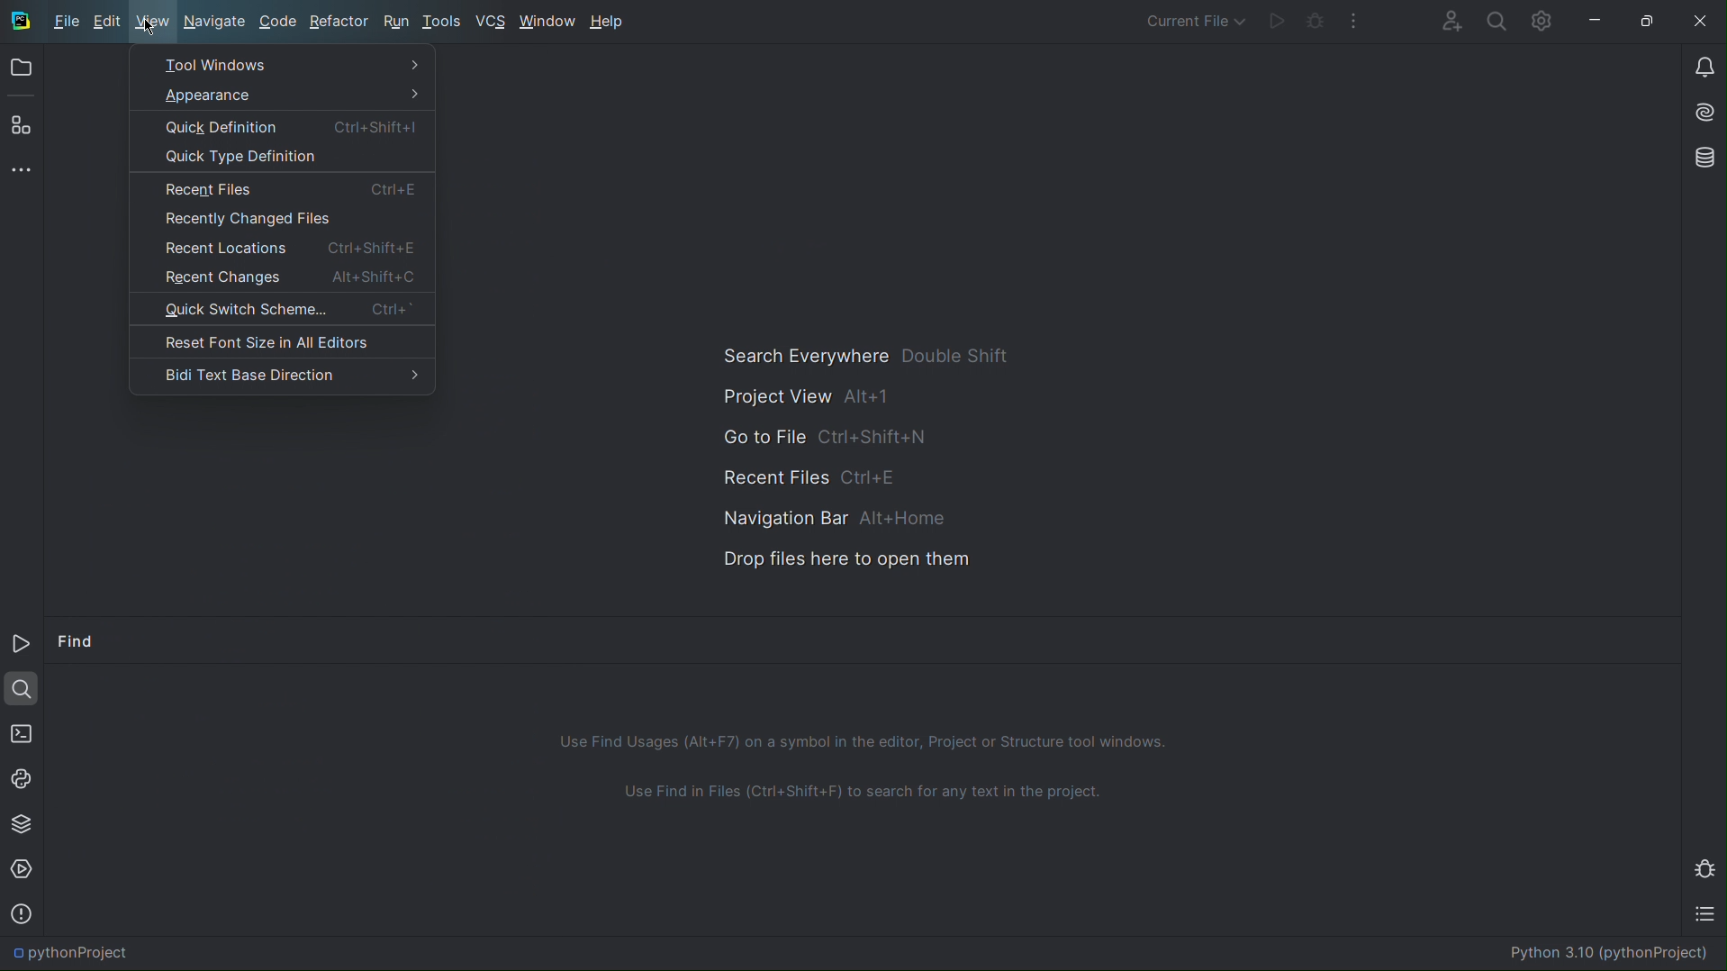 The height and width of the screenshot is (971, 1727). I want to click on pythonProject, so click(71, 953).